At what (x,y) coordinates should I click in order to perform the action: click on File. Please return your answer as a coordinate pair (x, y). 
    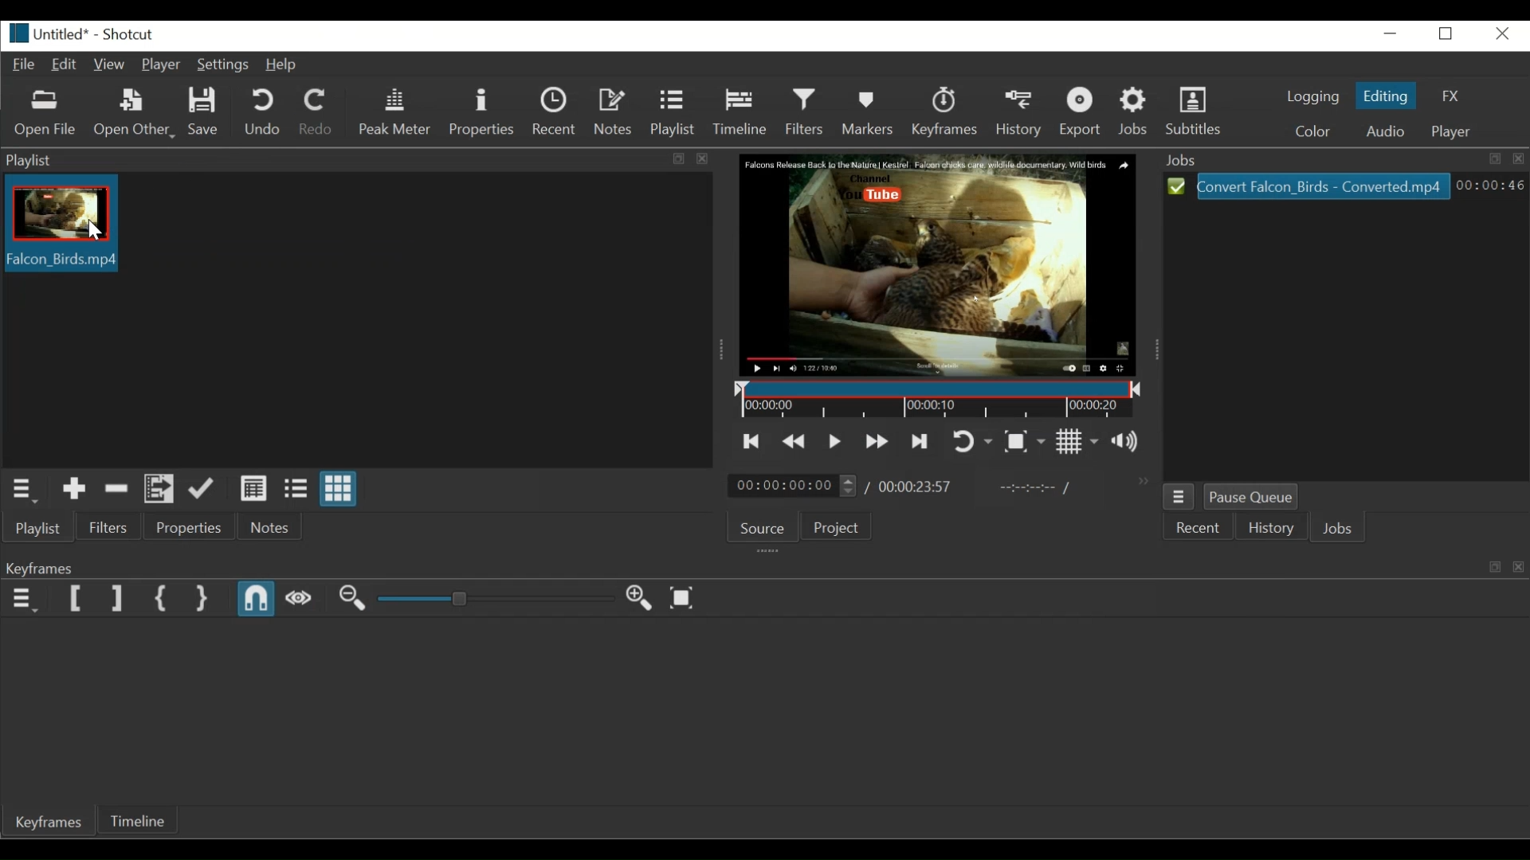
    Looking at the image, I should click on (25, 65).